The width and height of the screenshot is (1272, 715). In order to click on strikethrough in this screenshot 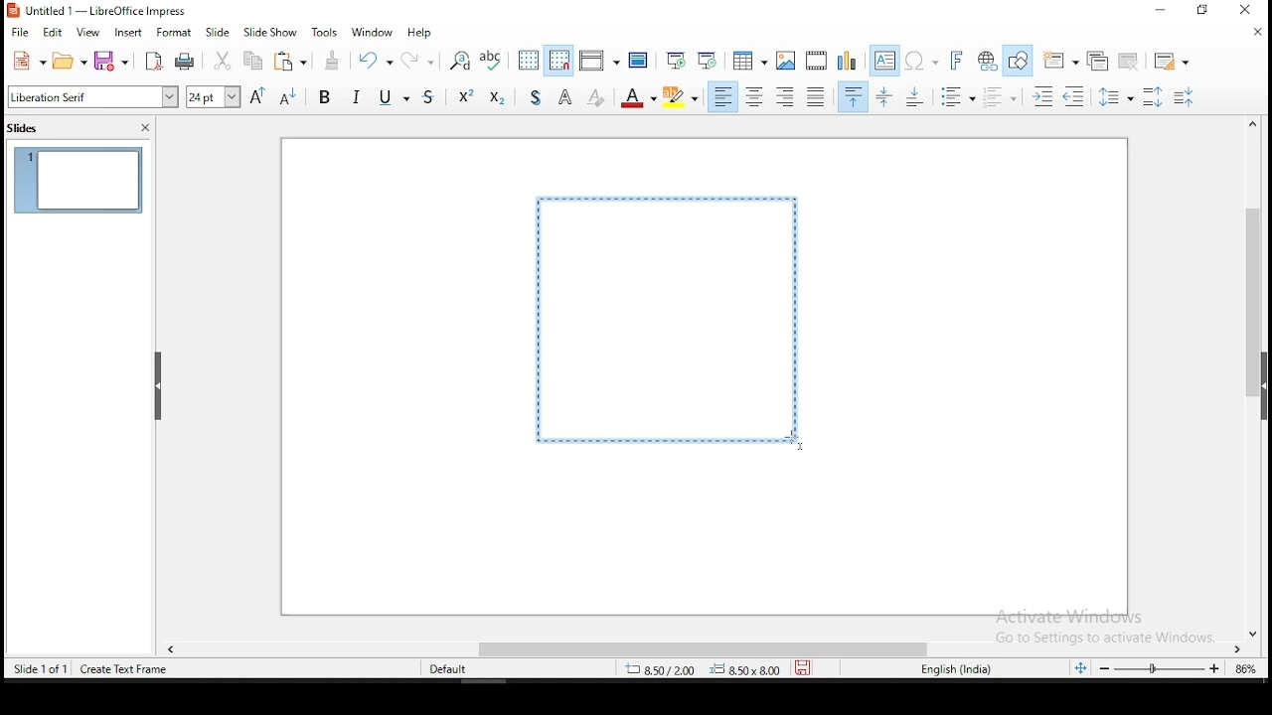, I will do `click(418, 98)`.